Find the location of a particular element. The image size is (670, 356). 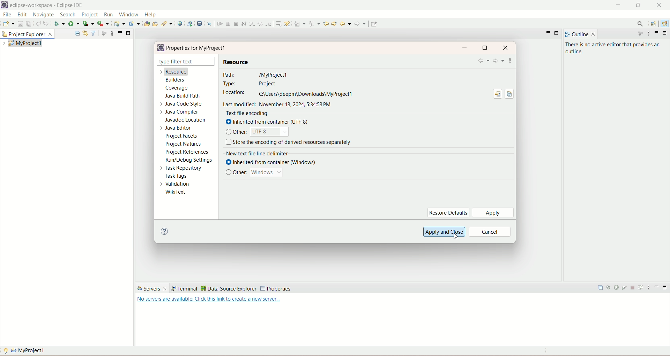

search is located at coordinates (168, 24).